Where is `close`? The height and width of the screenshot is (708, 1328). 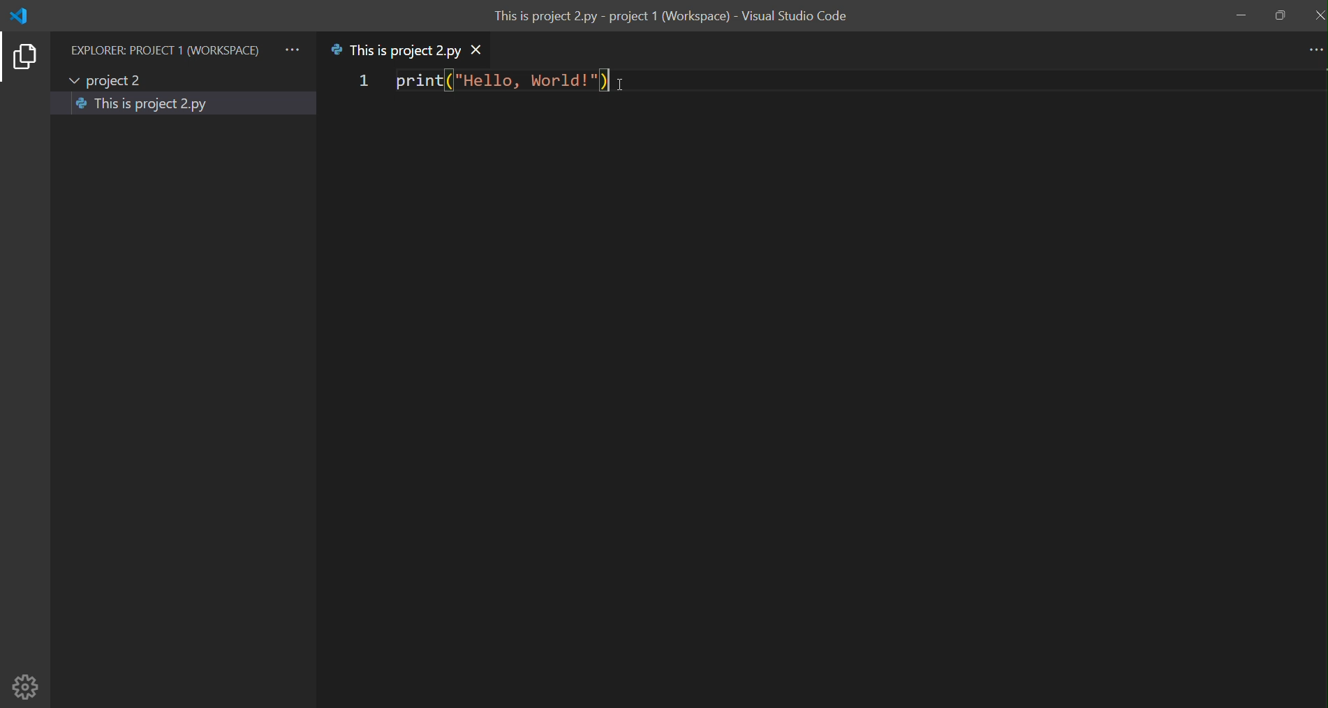 close is located at coordinates (1318, 14).